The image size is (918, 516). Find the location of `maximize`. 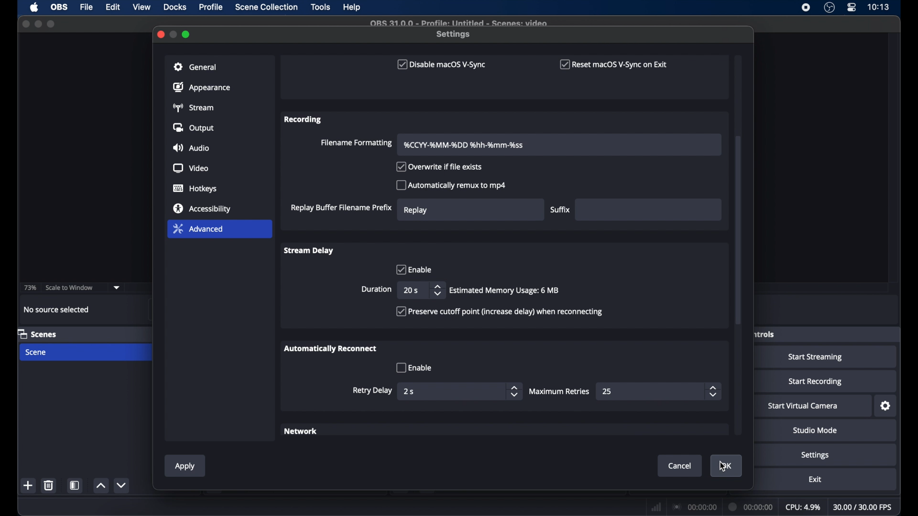

maximize is located at coordinates (187, 34).